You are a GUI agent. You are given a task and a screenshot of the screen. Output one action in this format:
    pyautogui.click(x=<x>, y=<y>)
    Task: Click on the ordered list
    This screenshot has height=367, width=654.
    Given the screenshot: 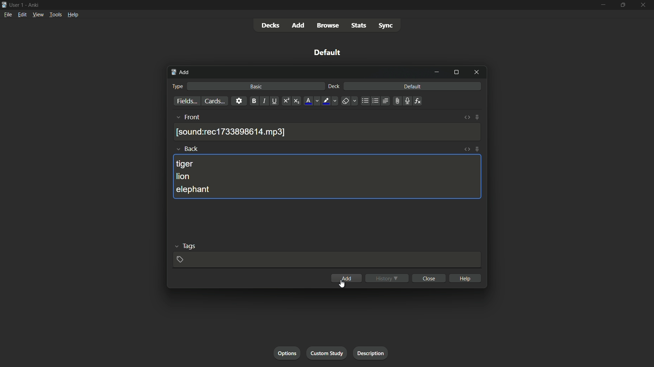 What is the action you would take?
    pyautogui.click(x=375, y=101)
    